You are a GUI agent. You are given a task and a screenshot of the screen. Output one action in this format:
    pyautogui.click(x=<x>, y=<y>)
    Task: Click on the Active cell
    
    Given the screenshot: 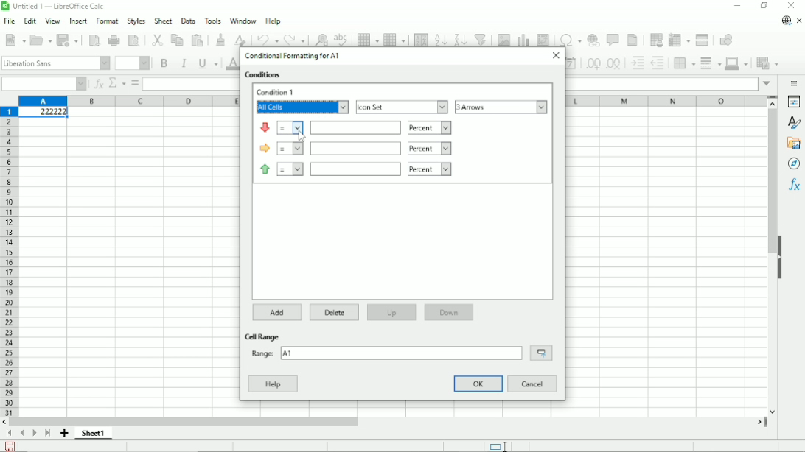 What is the action you would take?
    pyautogui.click(x=43, y=113)
    